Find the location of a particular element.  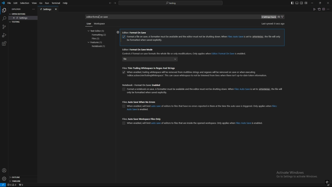

vscode is located at coordinates (3, 3).